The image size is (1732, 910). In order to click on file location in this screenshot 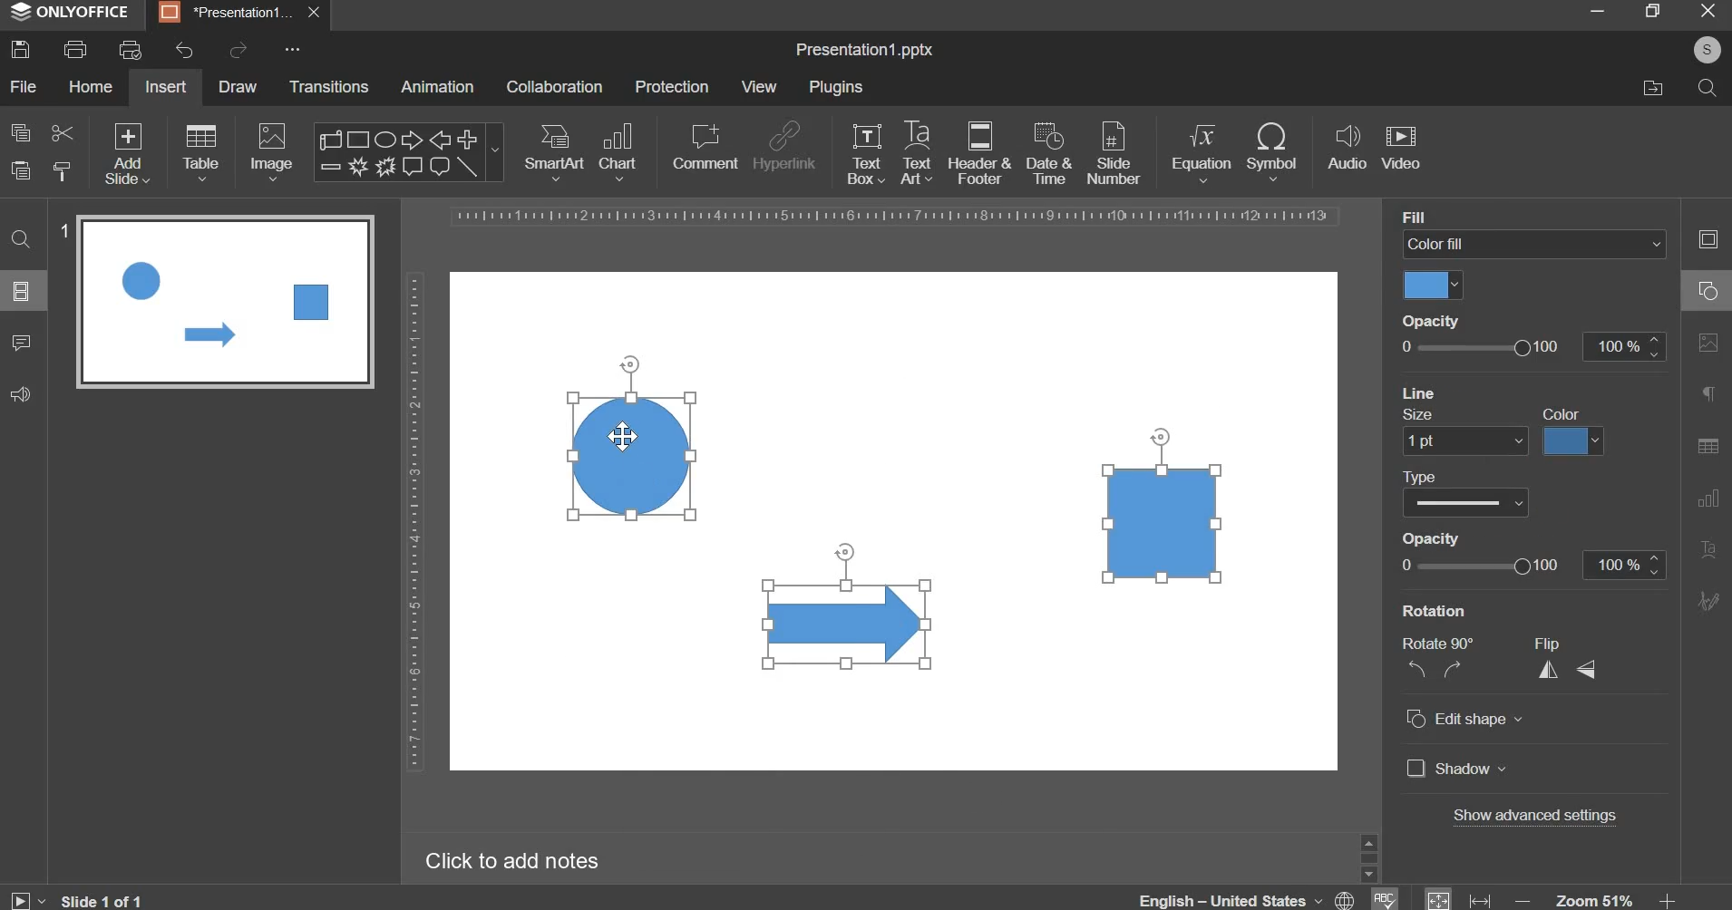, I will do `click(1652, 88)`.